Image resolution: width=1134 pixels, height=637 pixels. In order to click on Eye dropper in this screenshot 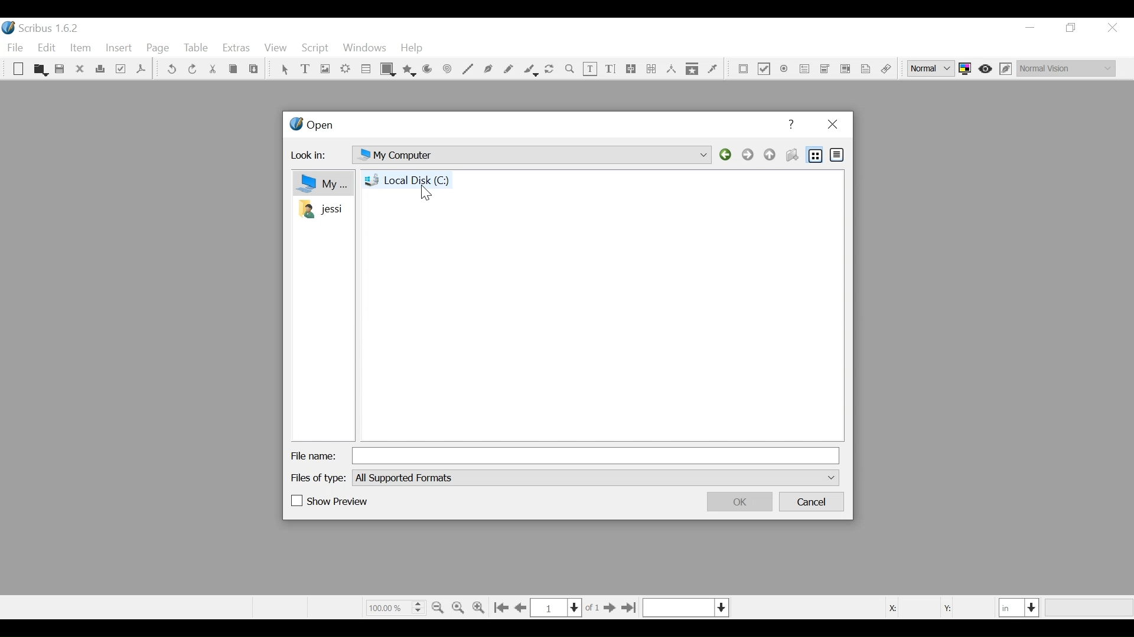, I will do `click(713, 68)`.